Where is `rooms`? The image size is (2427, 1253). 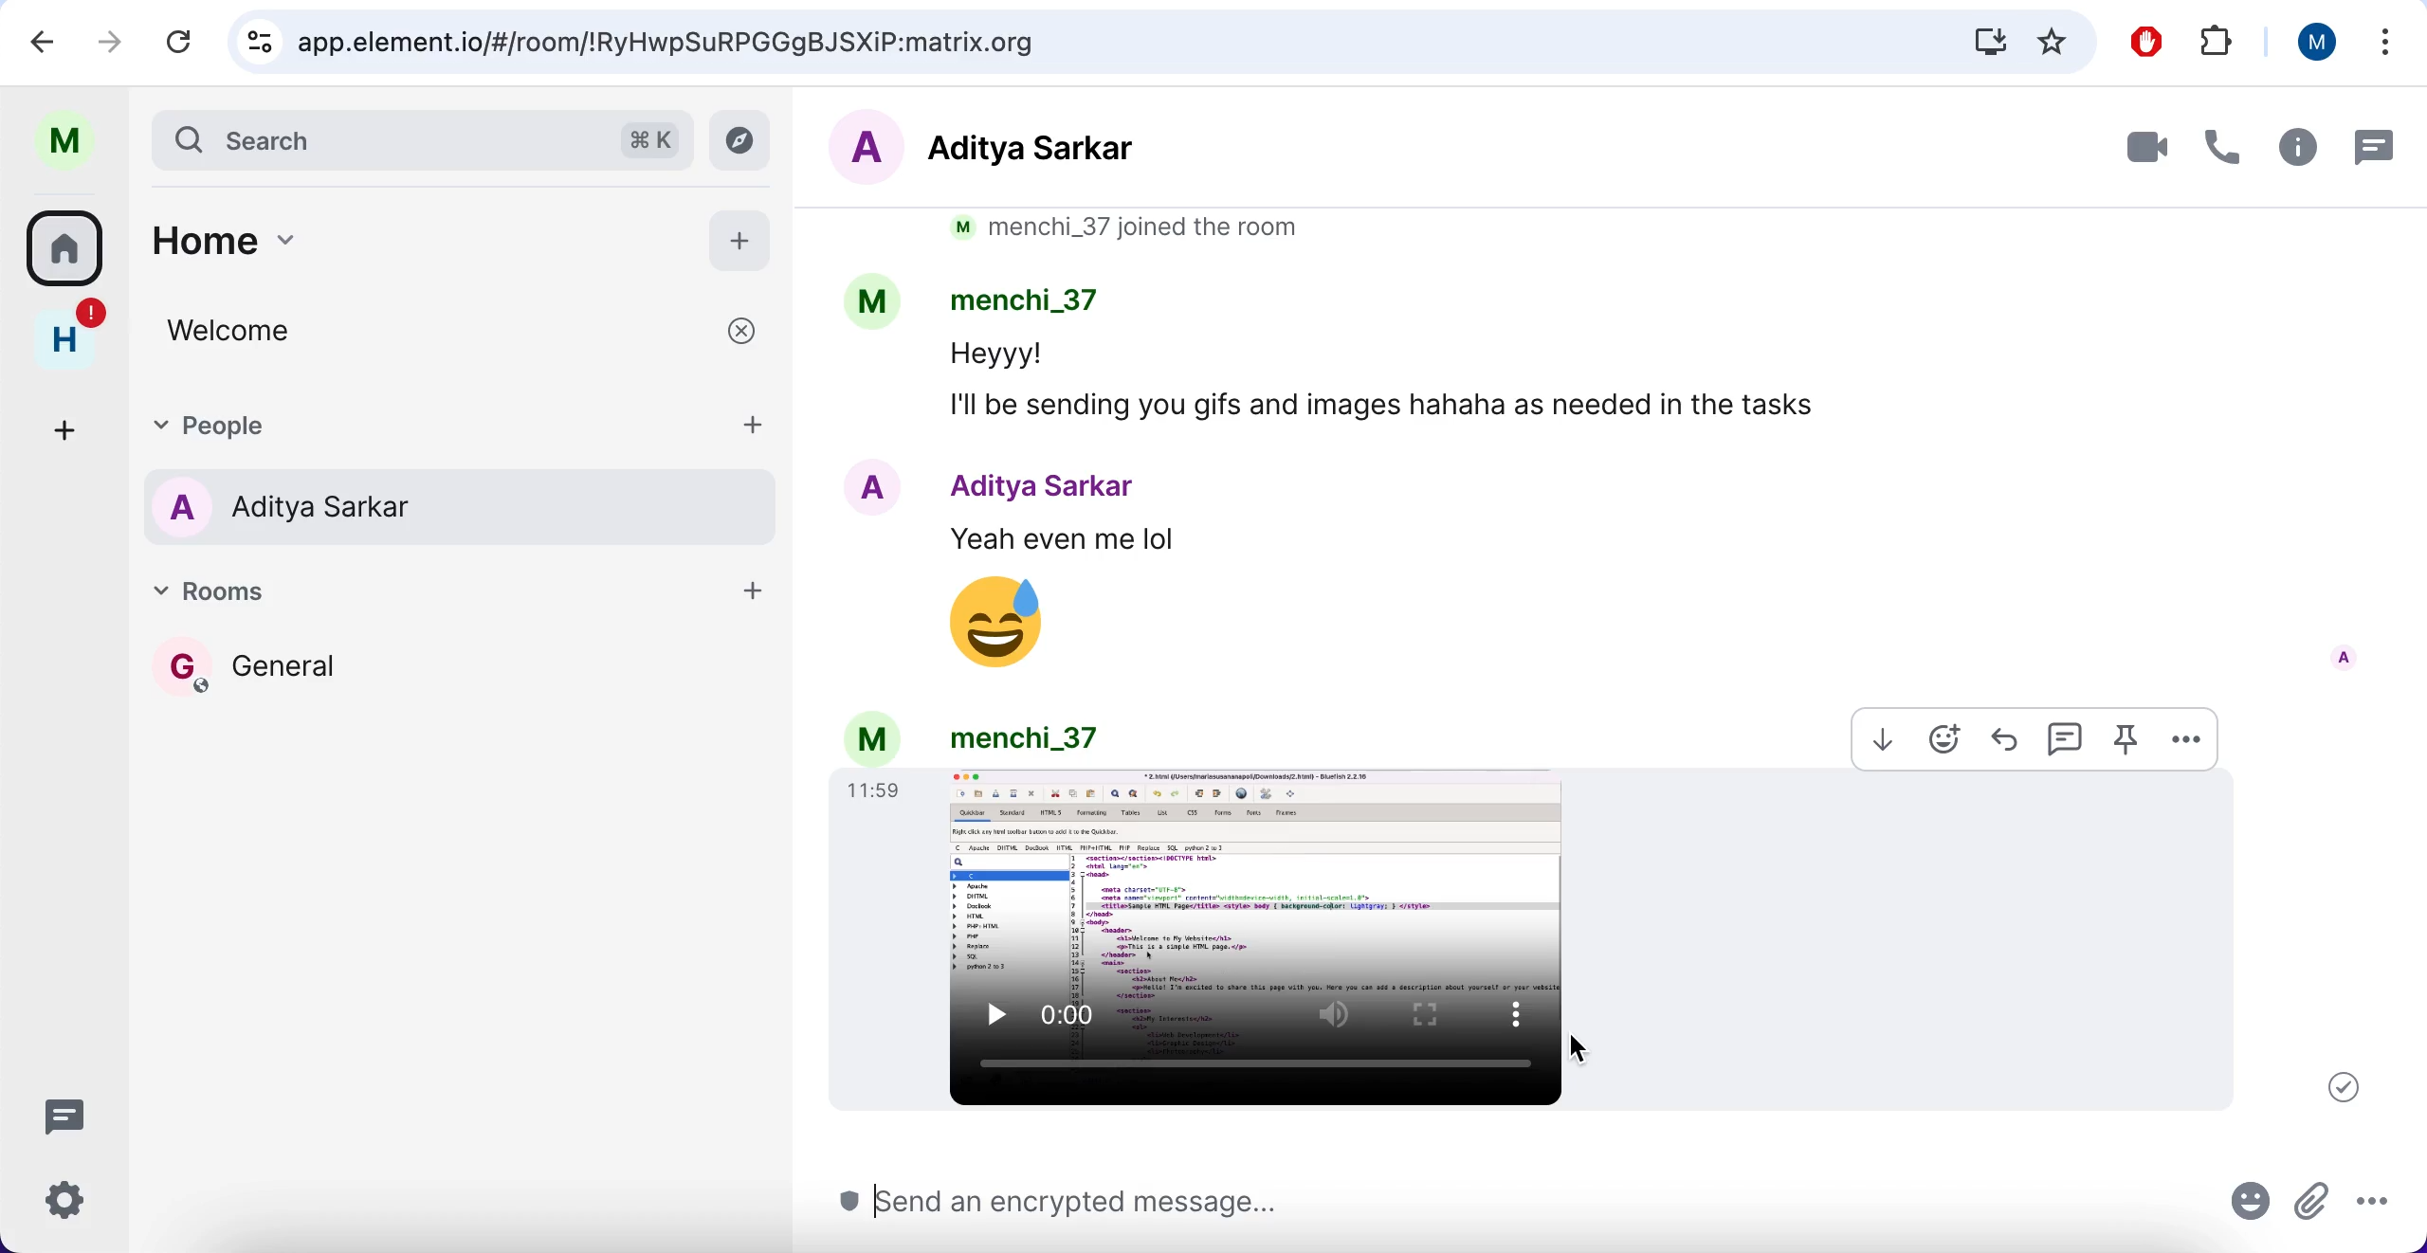 rooms is located at coordinates (427, 598).